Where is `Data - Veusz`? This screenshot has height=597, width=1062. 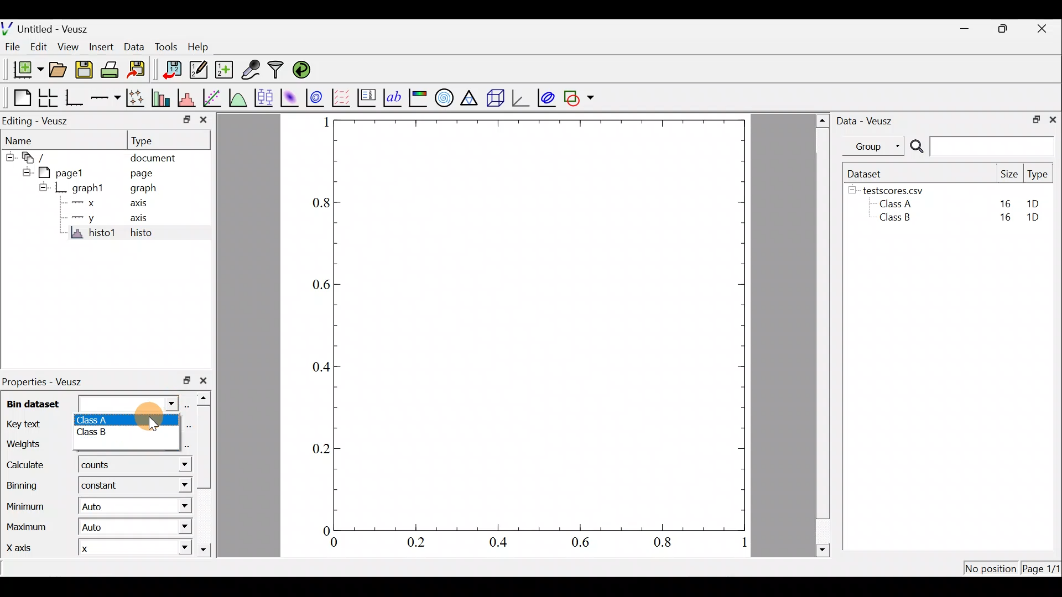 Data - Veusz is located at coordinates (871, 121).